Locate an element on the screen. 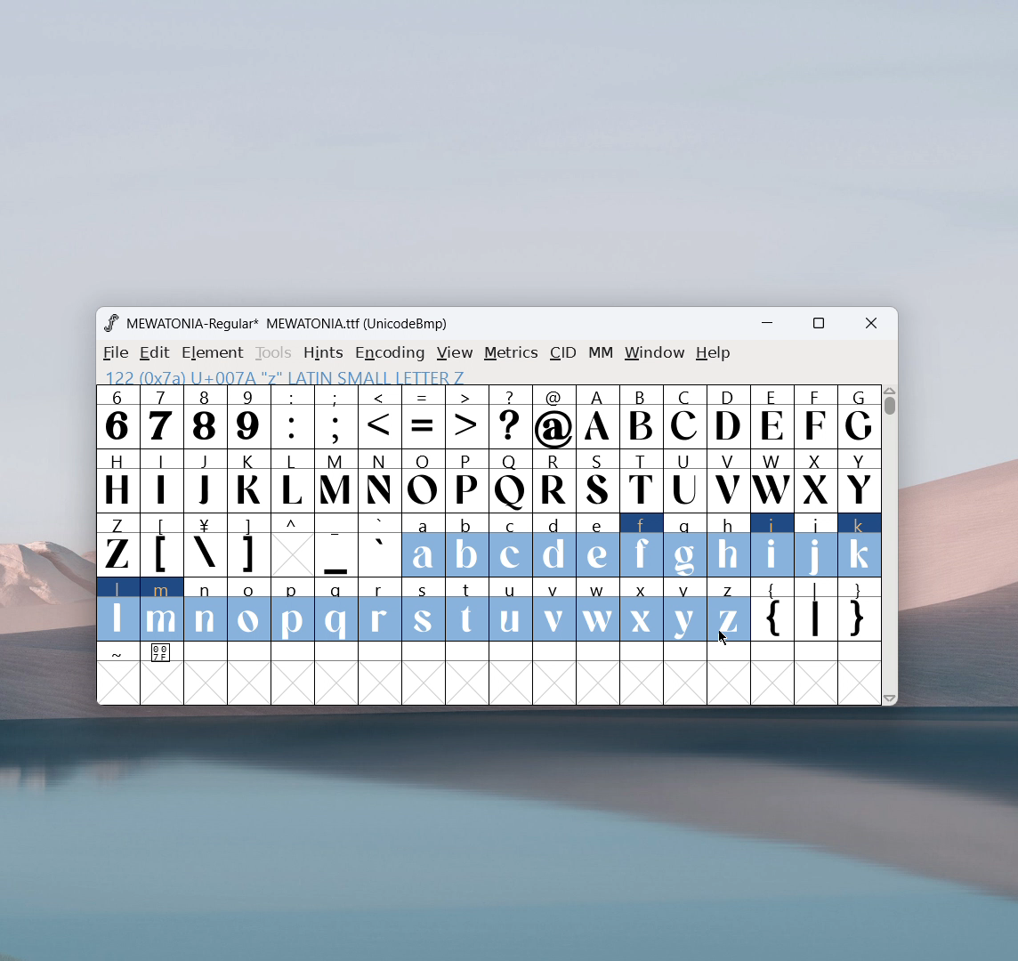 The height and width of the screenshot is (961, 1018). edit is located at coordinates (156, 353).